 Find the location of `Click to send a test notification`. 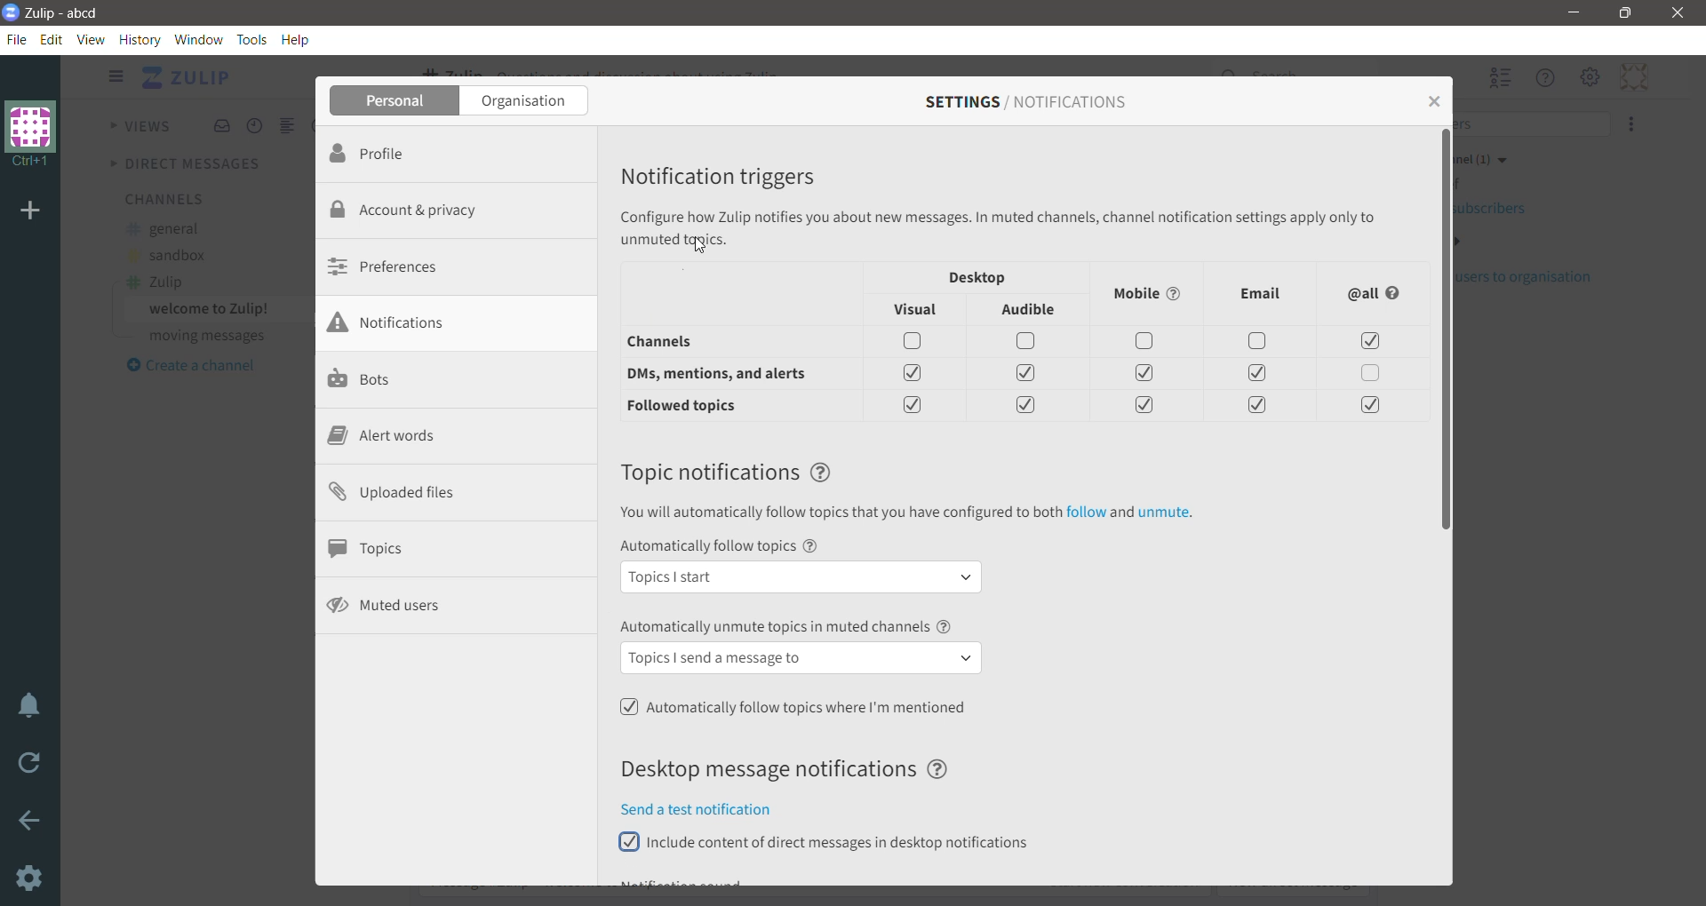

Click to send a test notification is located at coordinates (712, 809).